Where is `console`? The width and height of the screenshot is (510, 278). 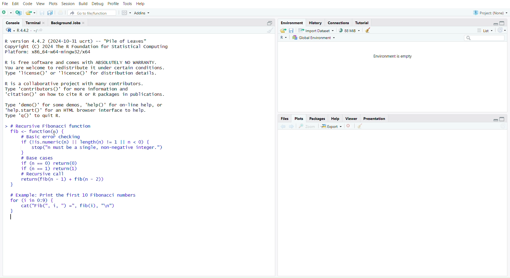 console is located at coordinates (14, 23).